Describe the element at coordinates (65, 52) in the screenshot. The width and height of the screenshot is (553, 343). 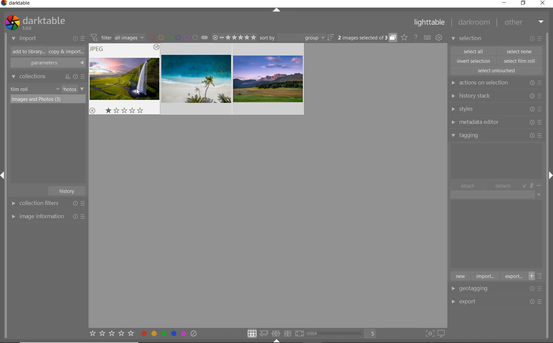
I see `copy & import` at that location.